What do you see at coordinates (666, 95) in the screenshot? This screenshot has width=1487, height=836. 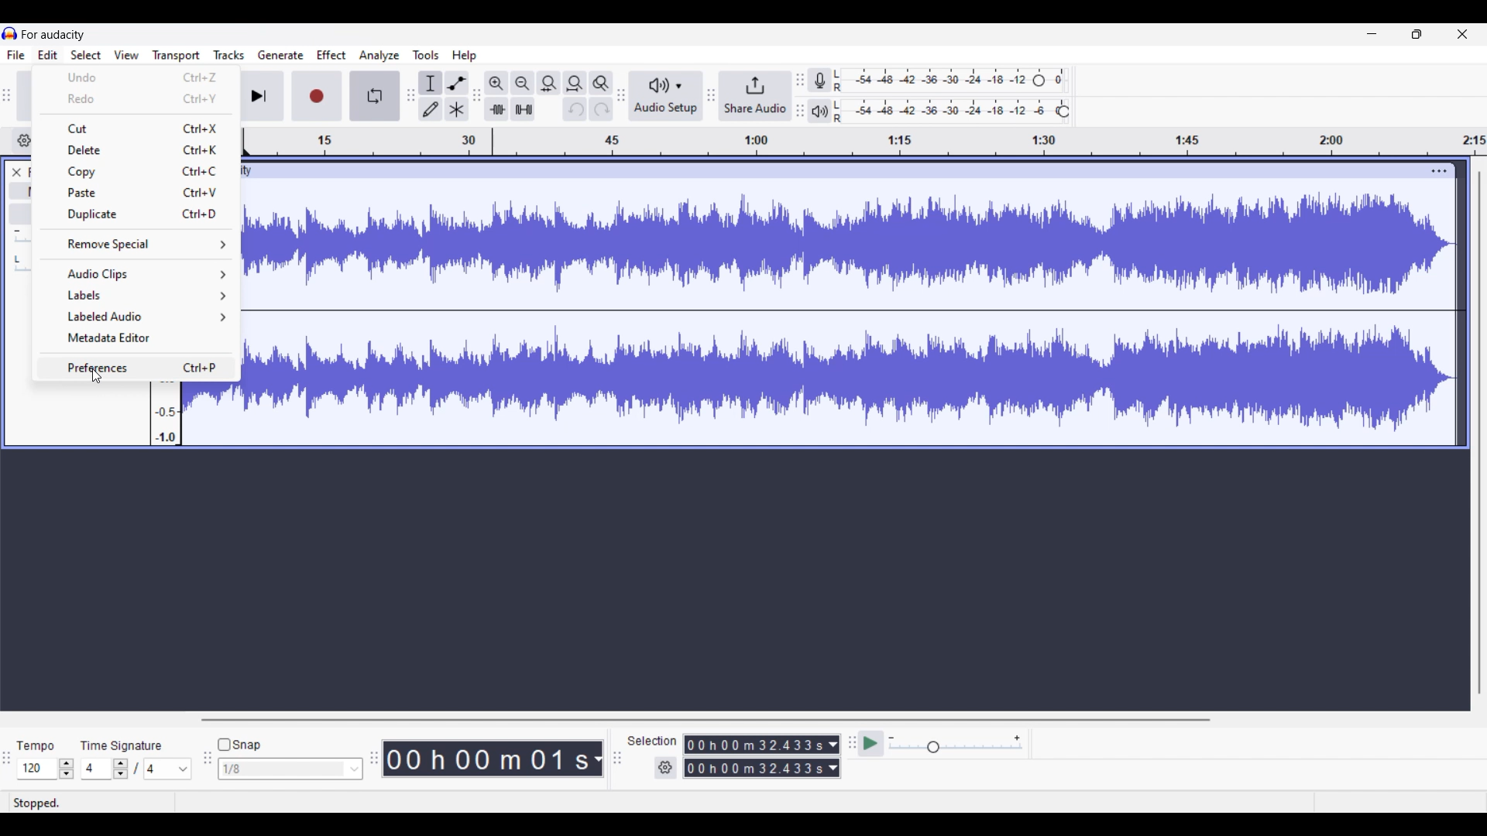 I see `Audio setup` at bounding box center [666, 95].